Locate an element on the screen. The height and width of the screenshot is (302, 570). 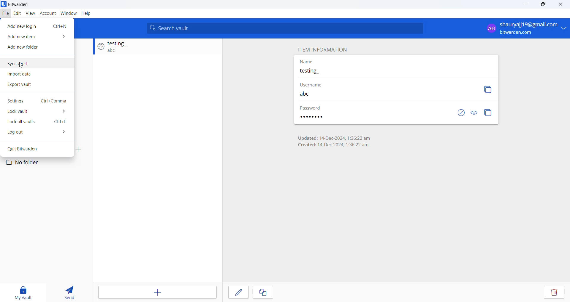
Copy password is located at coordinates (489, 113).